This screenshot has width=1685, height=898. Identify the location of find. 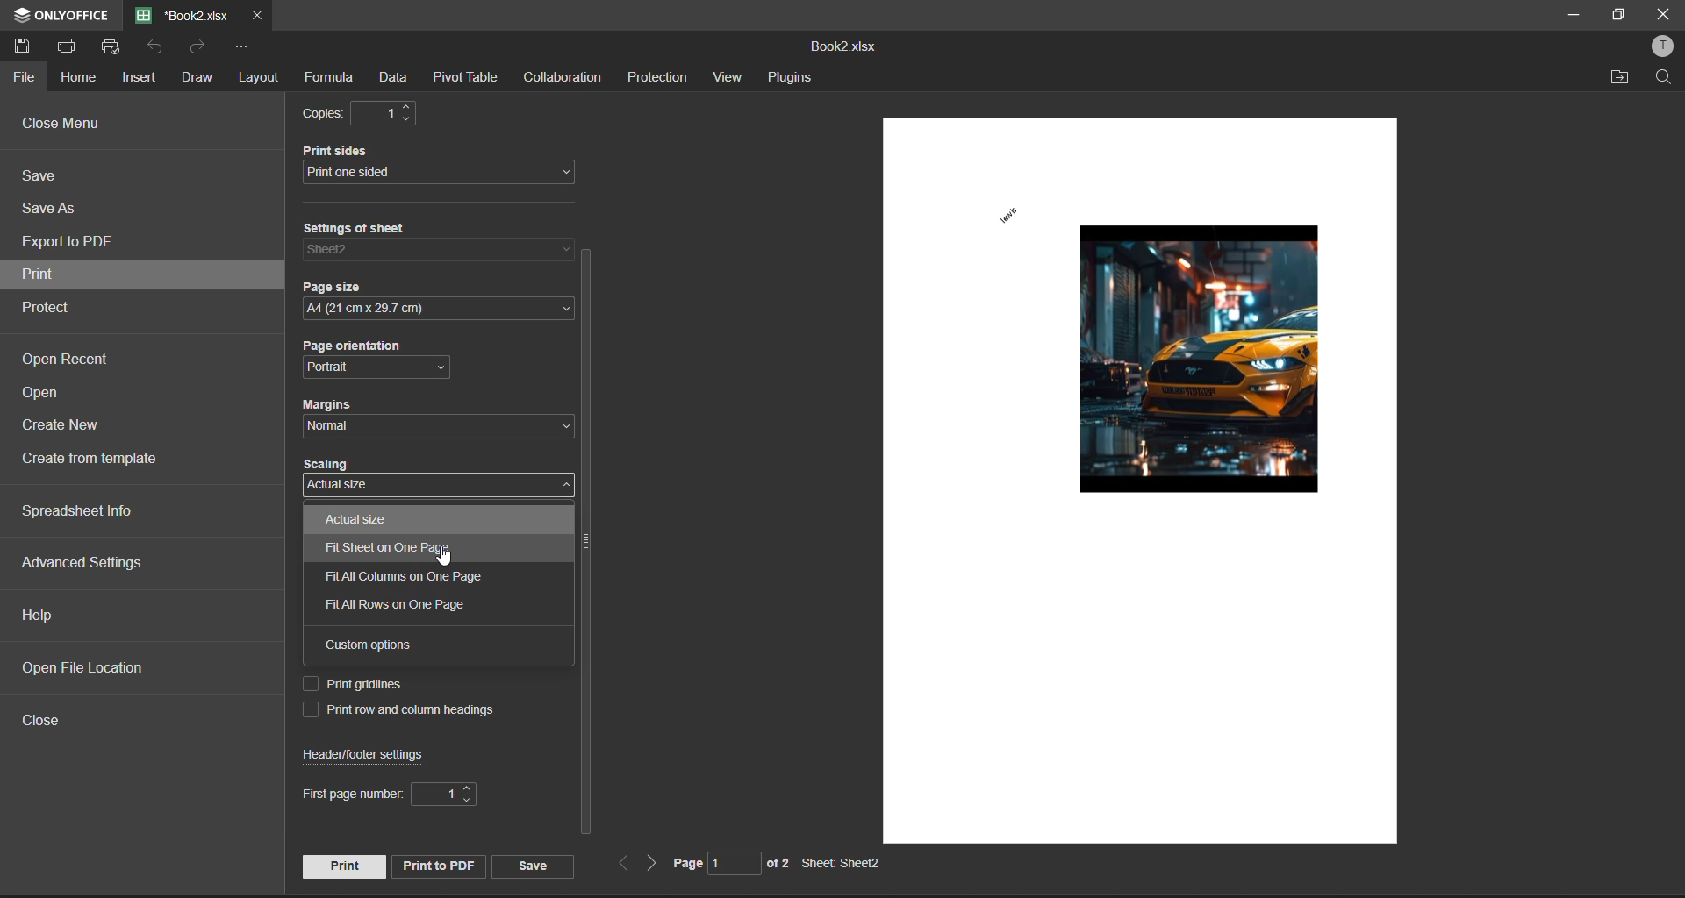
(1665, 76).